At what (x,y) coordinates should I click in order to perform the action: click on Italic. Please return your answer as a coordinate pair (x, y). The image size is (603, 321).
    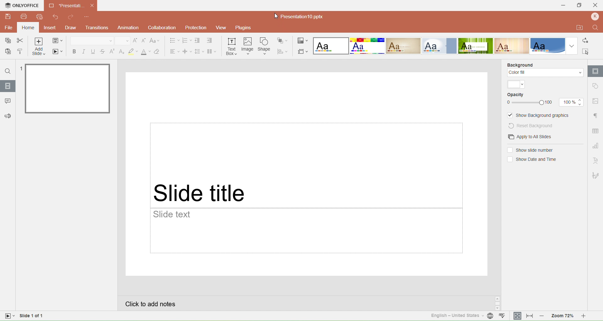
    Looking at the image, I should click on (83, 51).